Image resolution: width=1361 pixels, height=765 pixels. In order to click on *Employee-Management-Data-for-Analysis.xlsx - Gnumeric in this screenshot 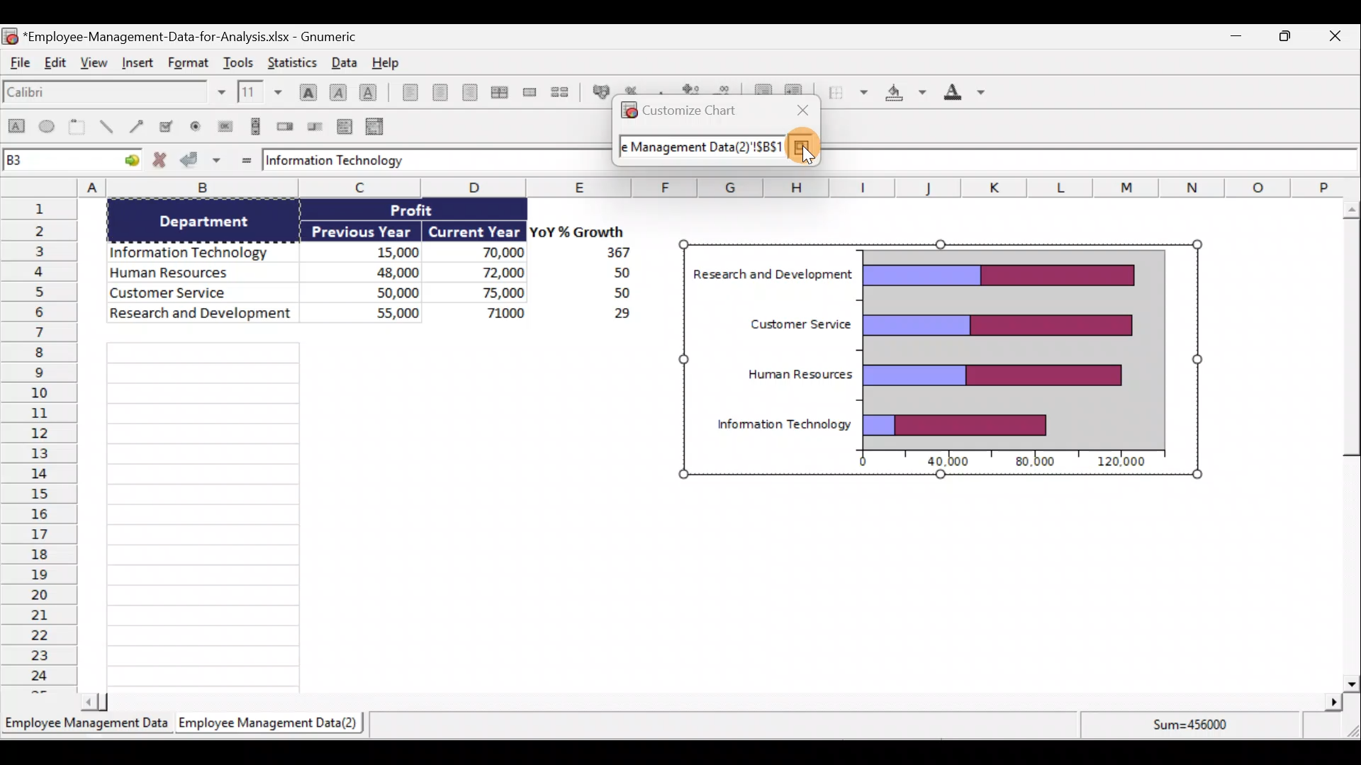, I will do `click(200, 36)`.